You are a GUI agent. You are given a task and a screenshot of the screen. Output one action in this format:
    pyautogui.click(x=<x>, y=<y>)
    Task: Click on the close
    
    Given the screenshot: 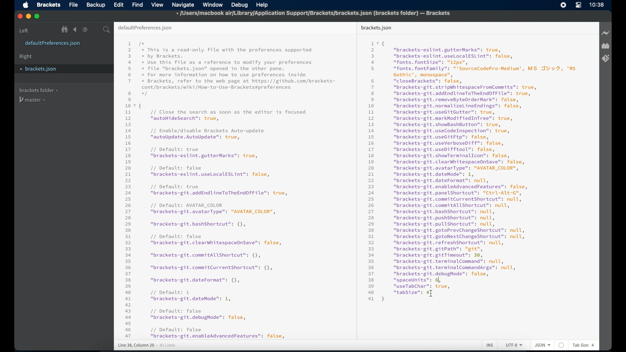 What is the action you would take?
    pyautogui.click(x=20, y=17)
    